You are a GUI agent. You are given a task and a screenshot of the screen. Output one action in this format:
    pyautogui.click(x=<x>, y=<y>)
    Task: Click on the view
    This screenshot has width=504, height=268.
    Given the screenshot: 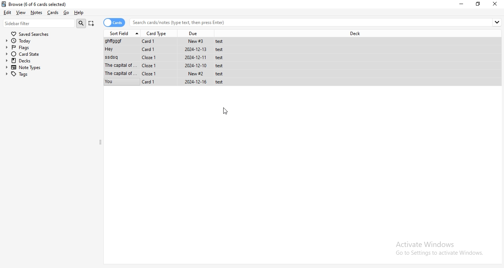 What is the action you would take?
    pyautogui.click(x=21, y=12)
    